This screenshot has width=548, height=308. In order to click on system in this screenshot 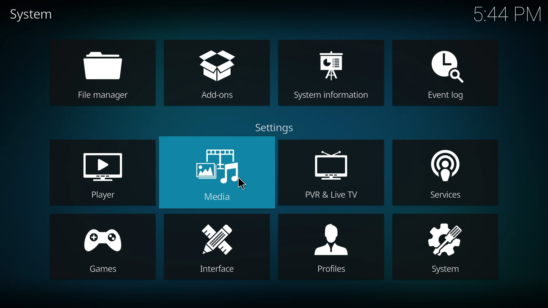, I will do `click(444, 238)`.